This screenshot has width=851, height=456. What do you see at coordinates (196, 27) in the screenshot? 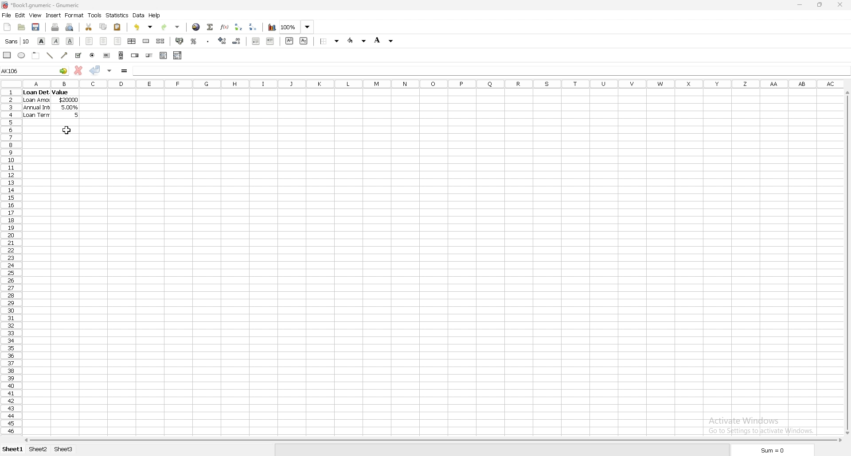
I see `hyperlink` at bounding box center [196, 27].